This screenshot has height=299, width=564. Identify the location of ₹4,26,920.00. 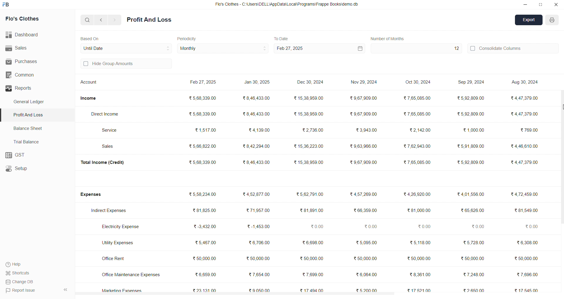
(419, 194).